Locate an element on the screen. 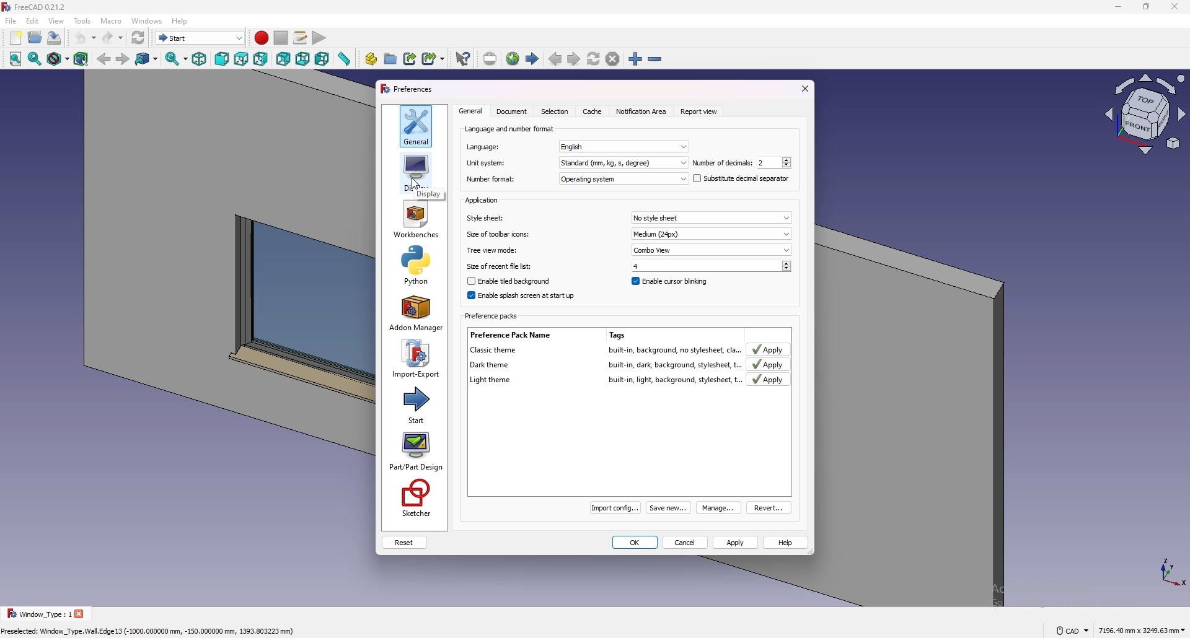  help is located at coordinates (787, 543).